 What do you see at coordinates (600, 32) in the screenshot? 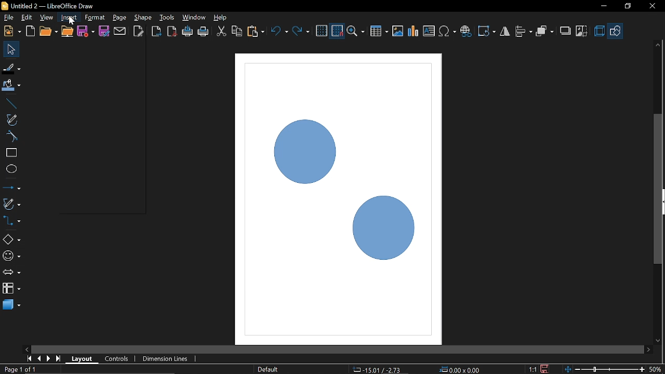
I see `3D` at bounding box center [600, 32].